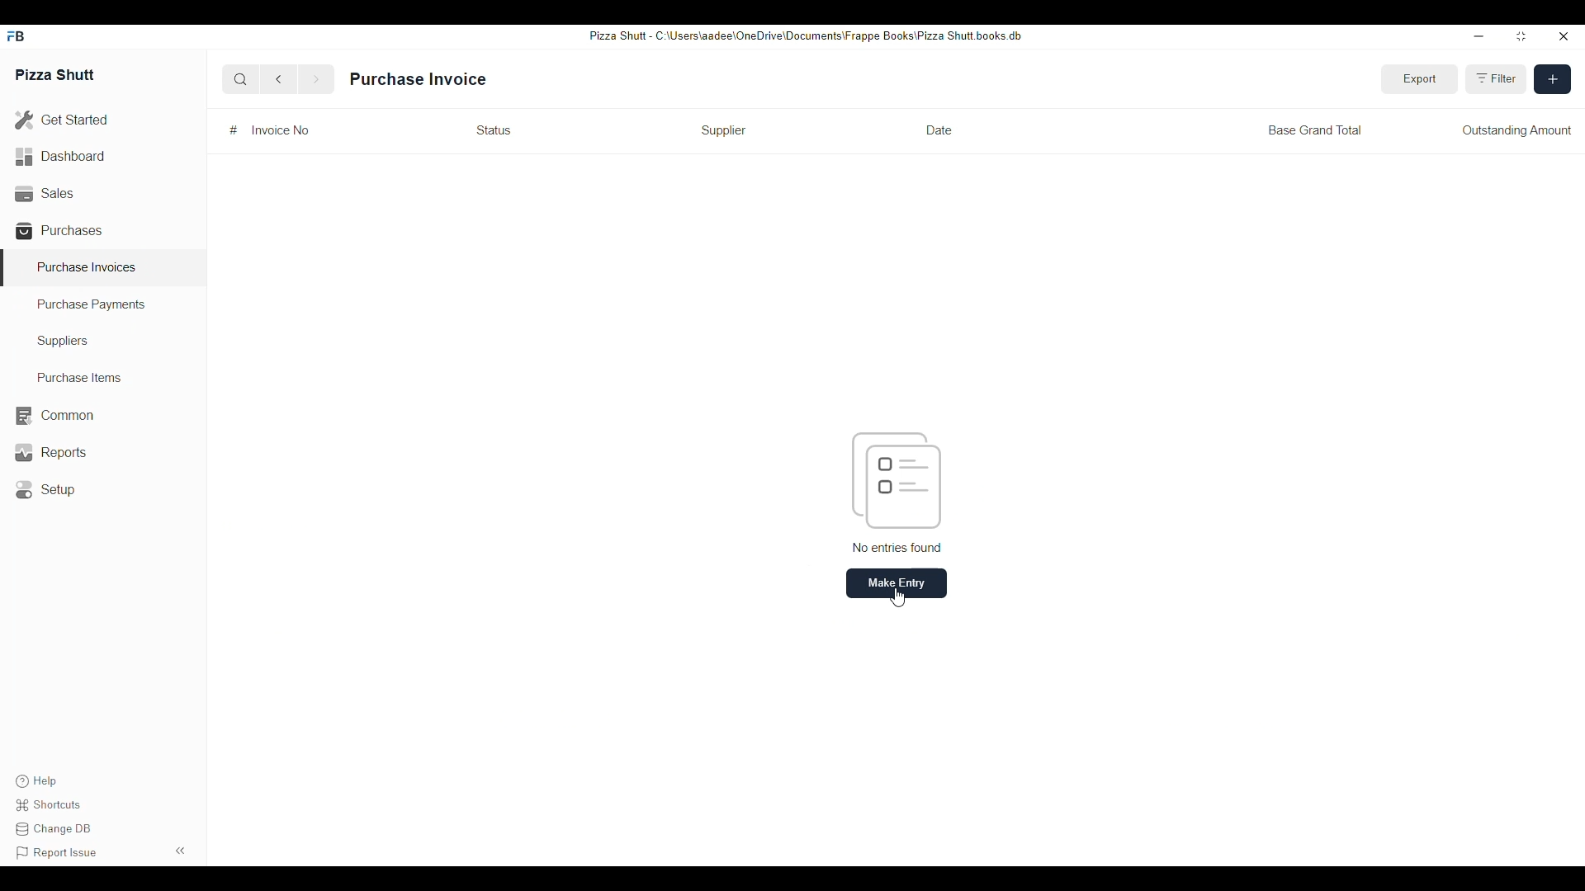  What do you see at coordinates (66, 341) in the screenshot?
I see `Suppliers.` at bounding box center [66, 341].